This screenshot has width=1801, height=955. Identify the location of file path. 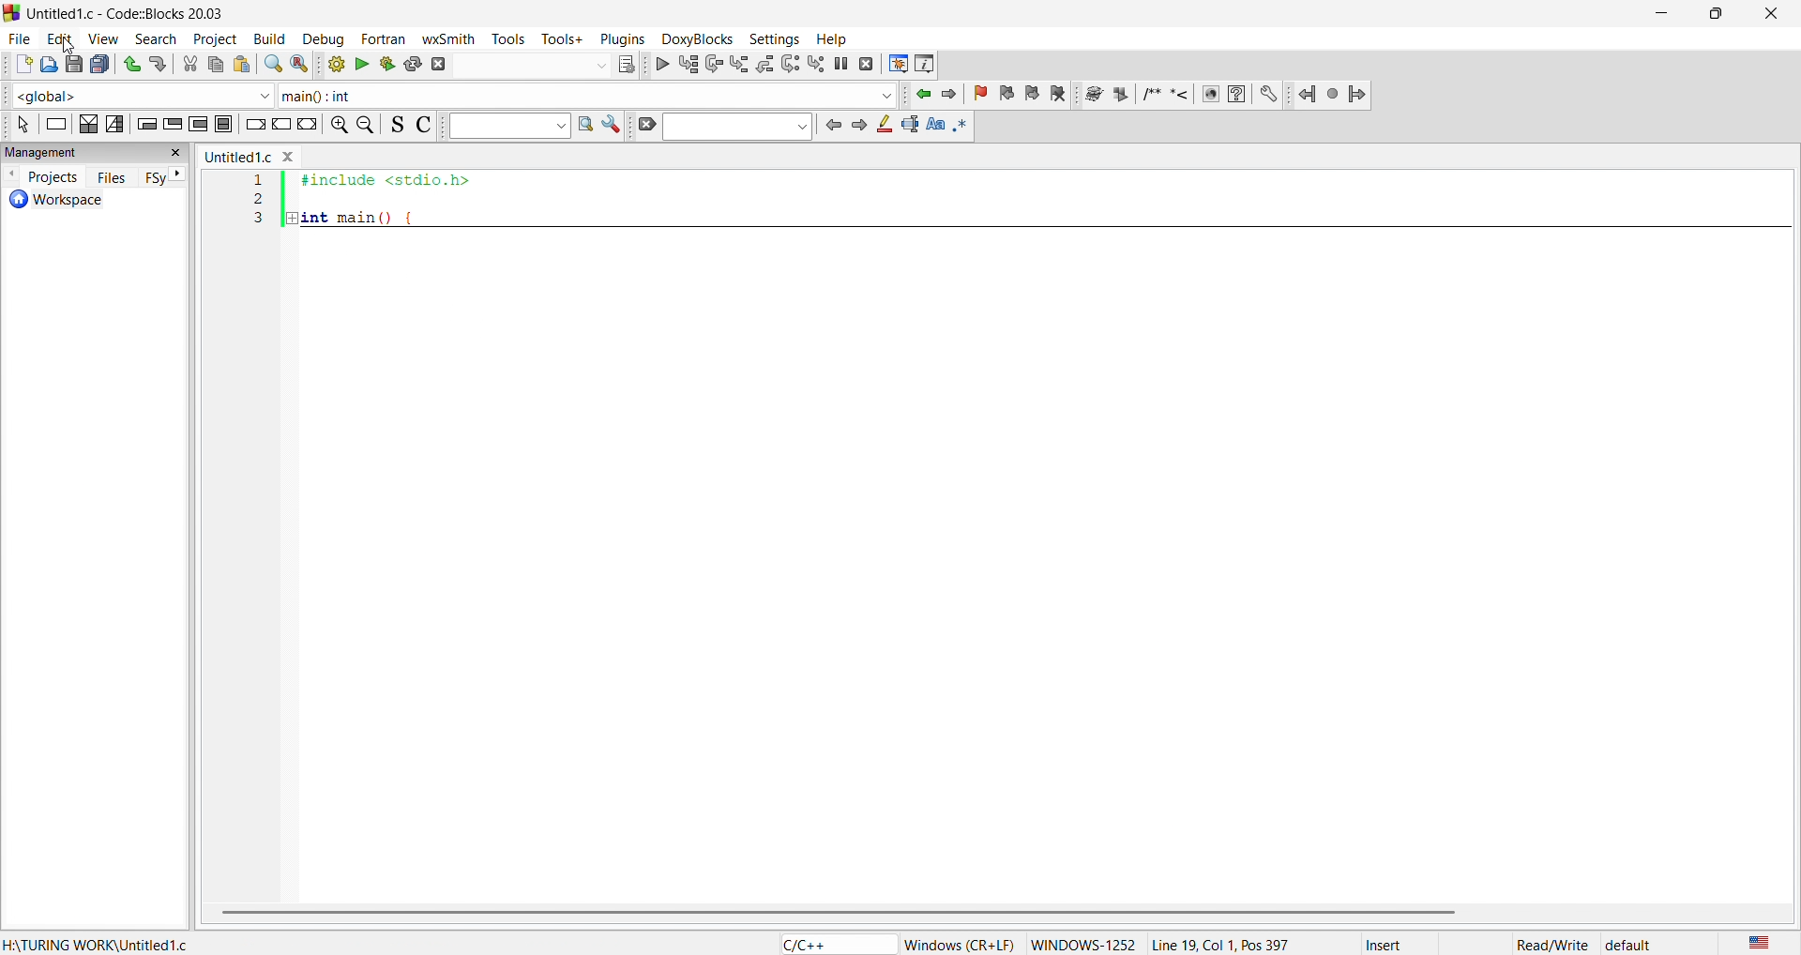
(96, 944).